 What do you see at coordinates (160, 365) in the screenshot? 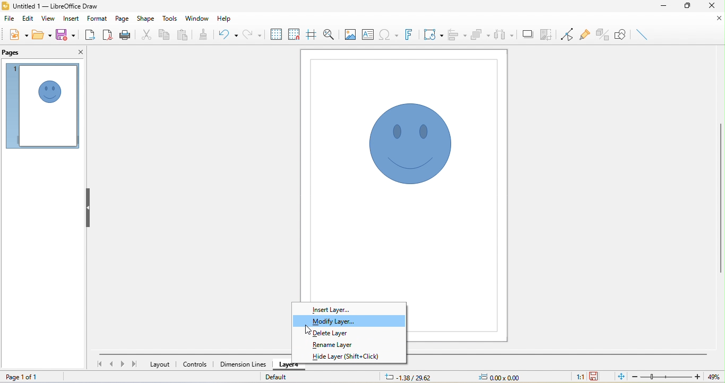
I see `layout` at bounding box center [160, 365].